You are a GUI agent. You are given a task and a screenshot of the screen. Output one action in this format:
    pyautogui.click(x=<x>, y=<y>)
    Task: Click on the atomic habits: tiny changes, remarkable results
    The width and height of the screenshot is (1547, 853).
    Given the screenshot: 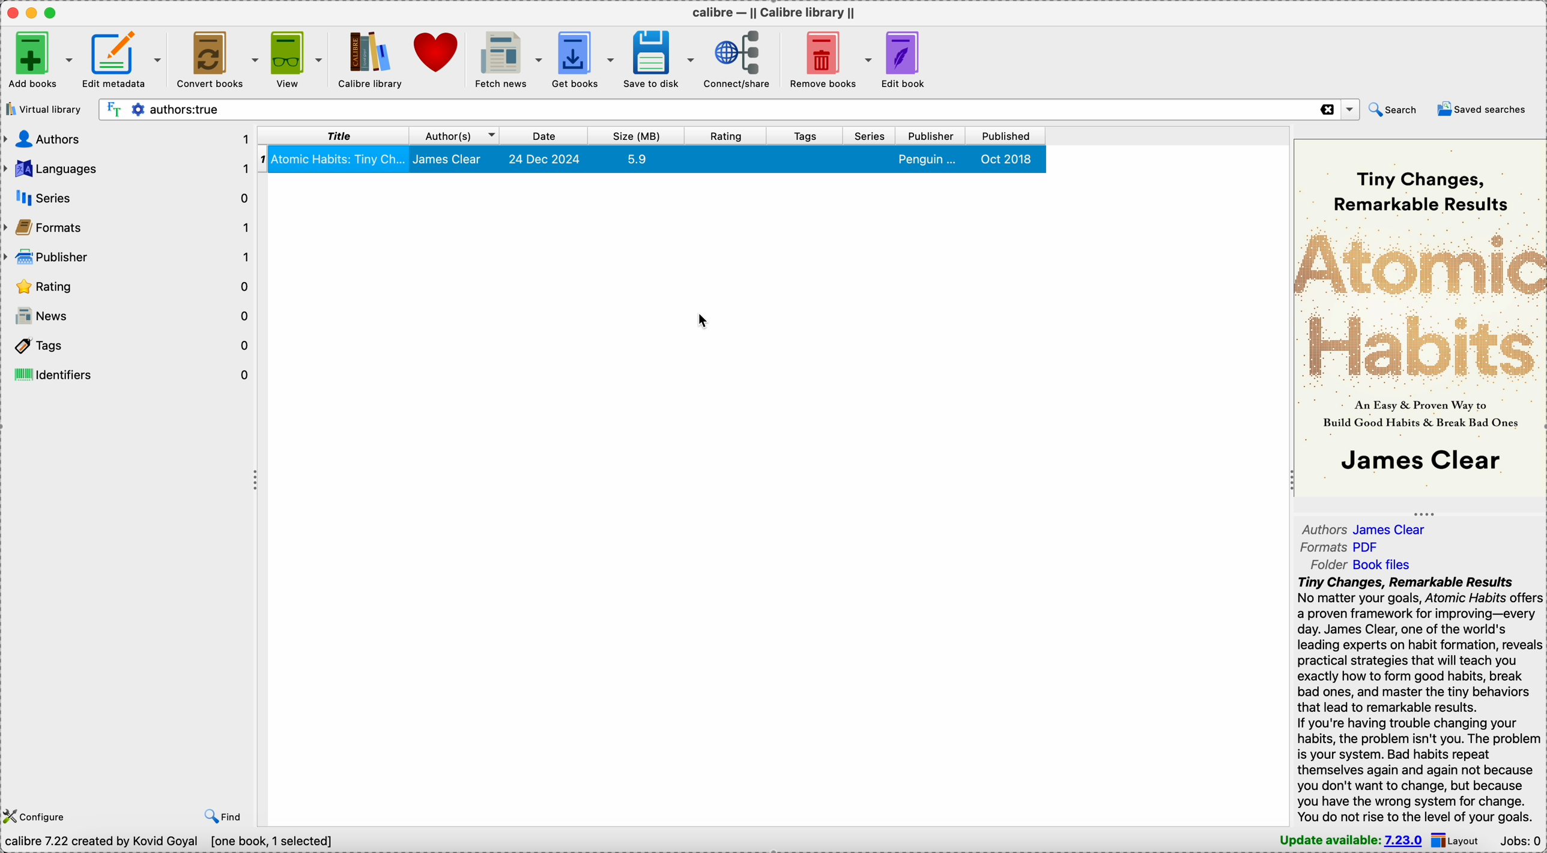 What is the action you would take?
    pyautogui.click(x=340, y=160)
    